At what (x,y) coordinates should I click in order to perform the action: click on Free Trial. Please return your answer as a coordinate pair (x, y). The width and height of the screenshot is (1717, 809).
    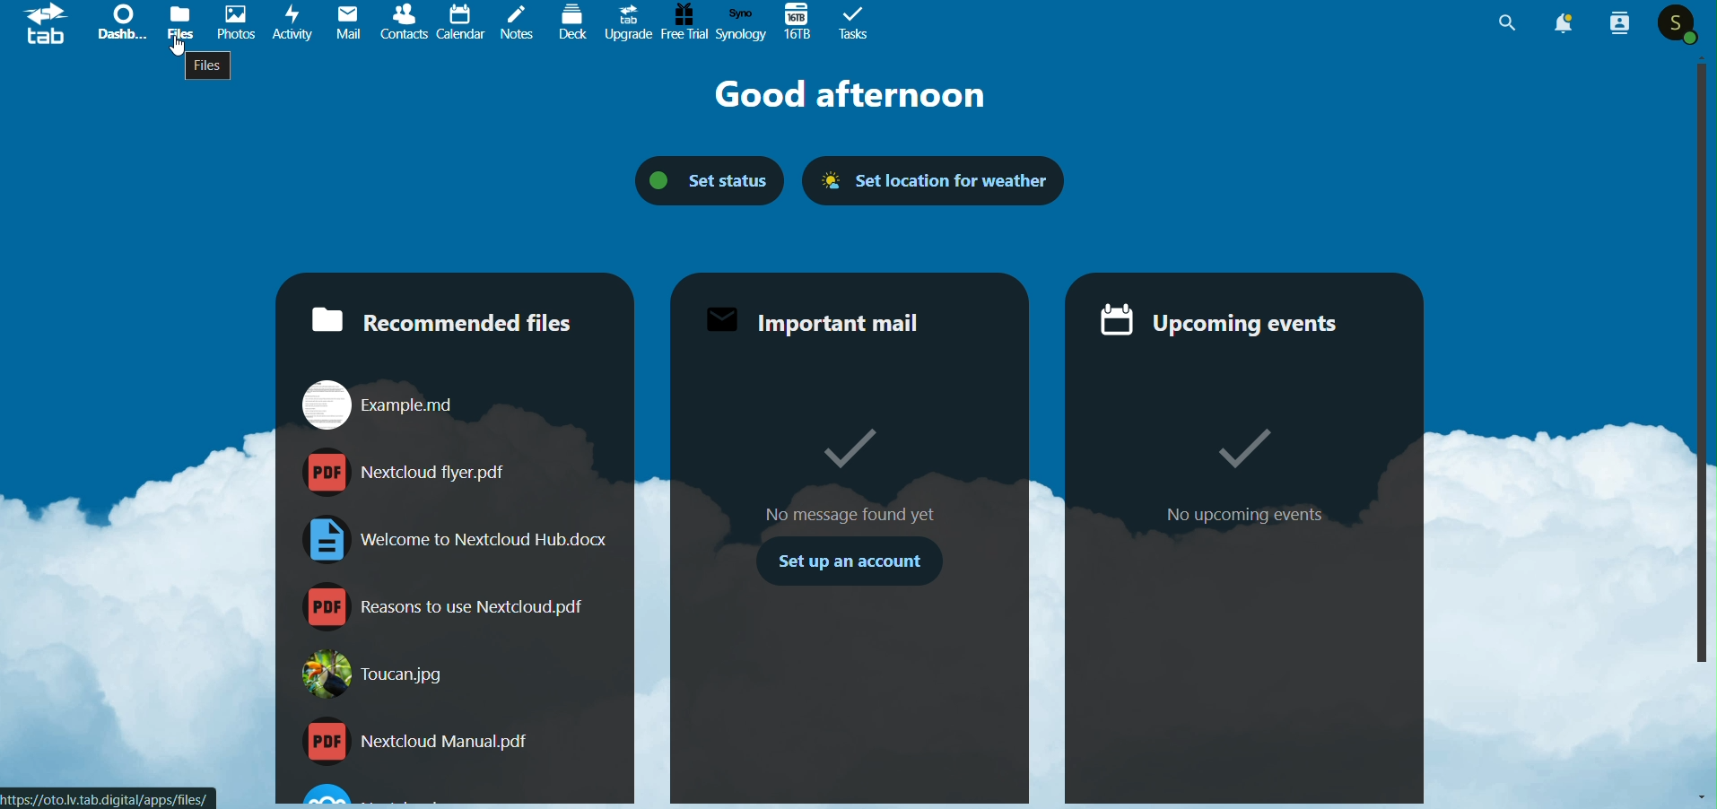
    Looking at the image, I should click on (684, 22).